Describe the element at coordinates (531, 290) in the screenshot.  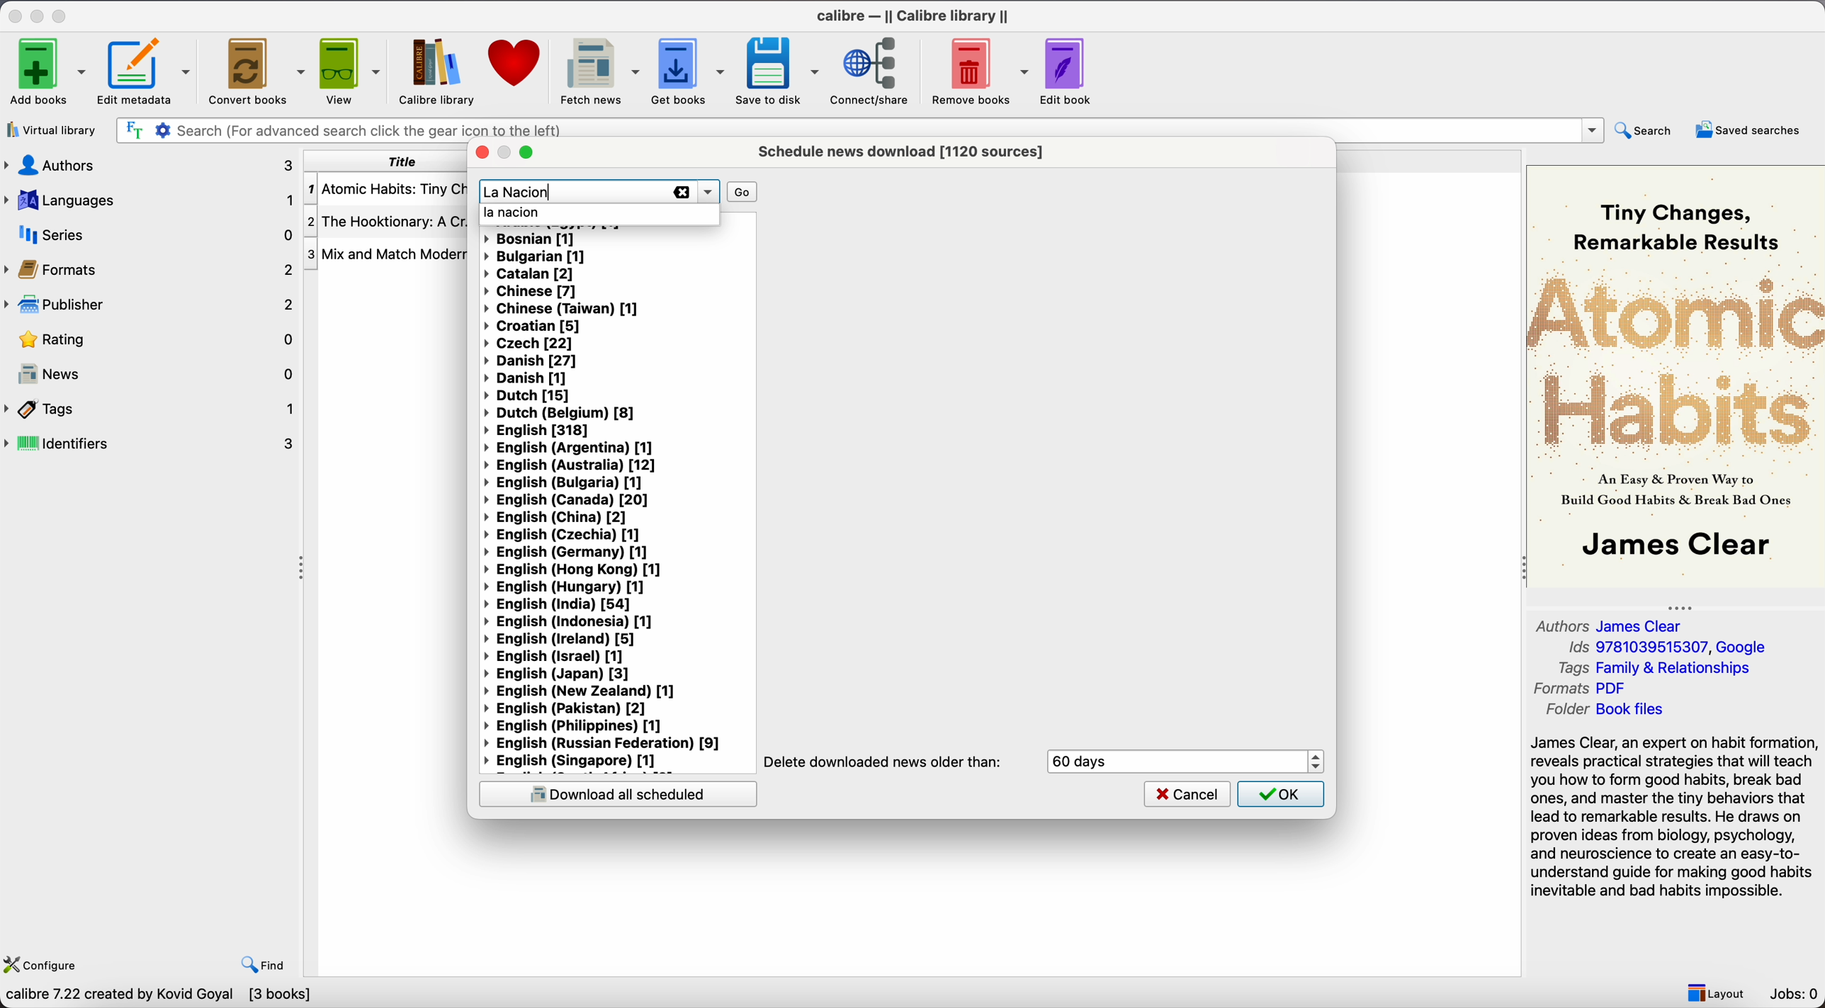
I see `Chinese [7]` at that location.